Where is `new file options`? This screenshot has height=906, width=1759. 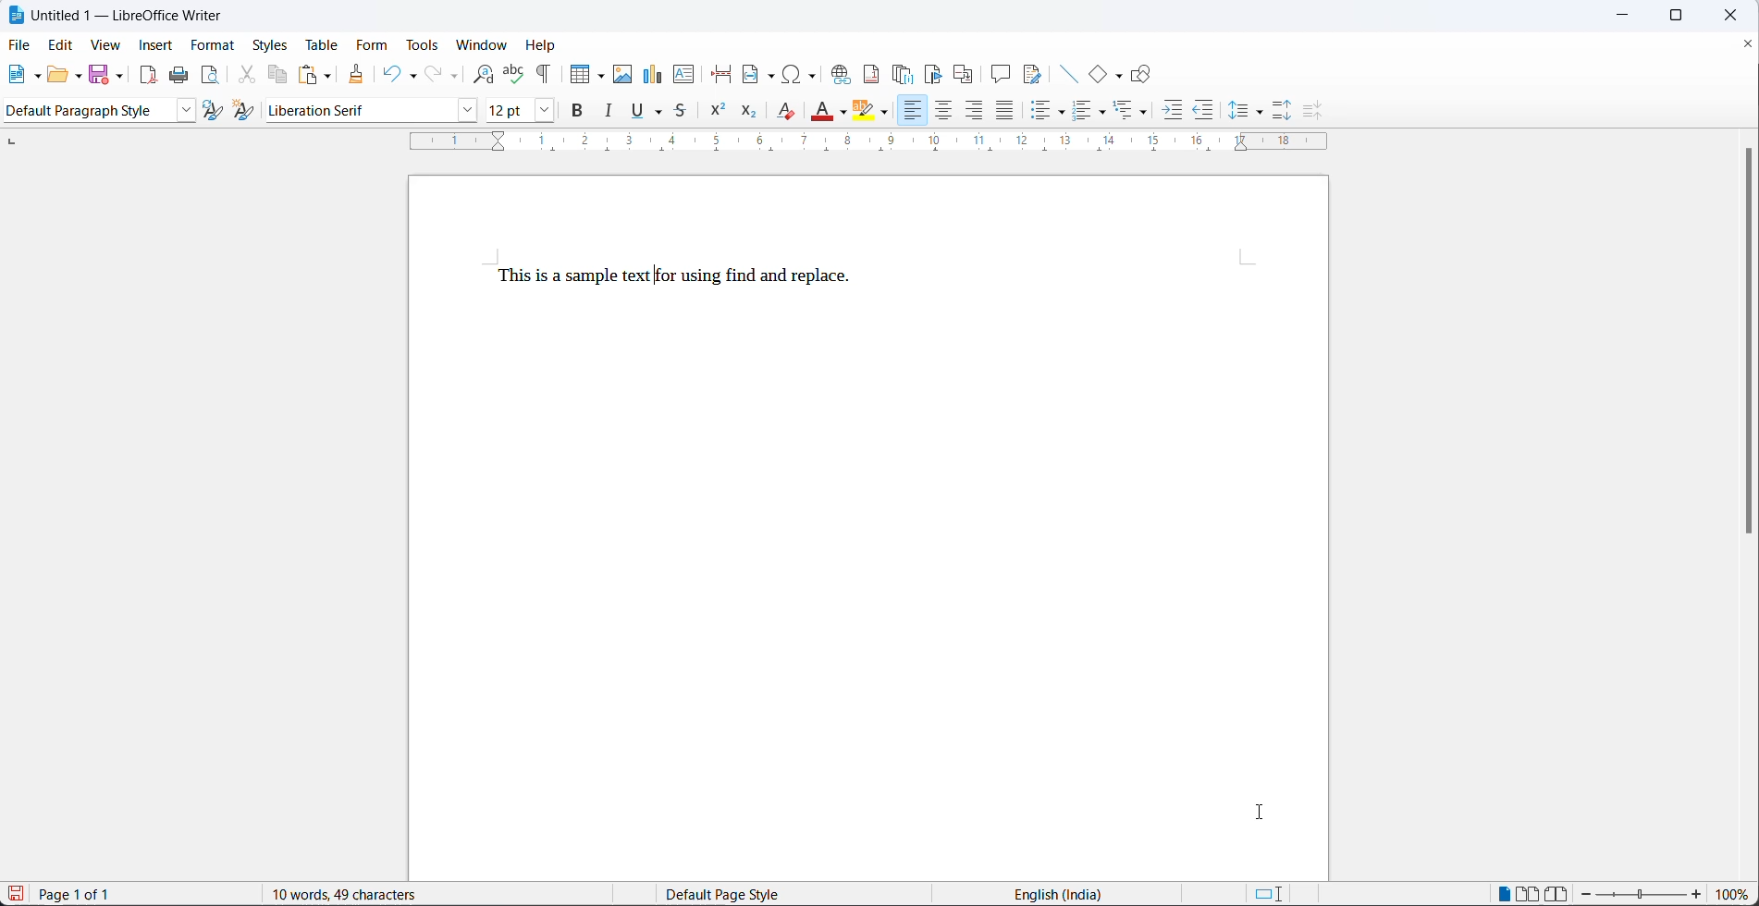
new file options is located at coordinates (39, 77).